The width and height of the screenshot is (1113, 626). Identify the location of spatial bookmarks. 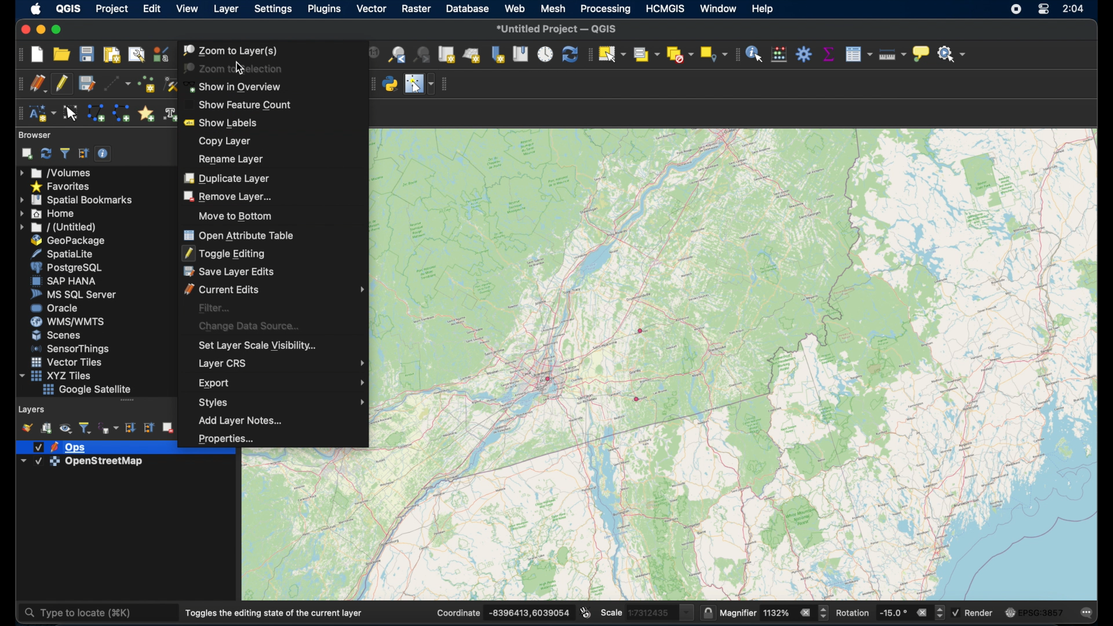
(76, 200).